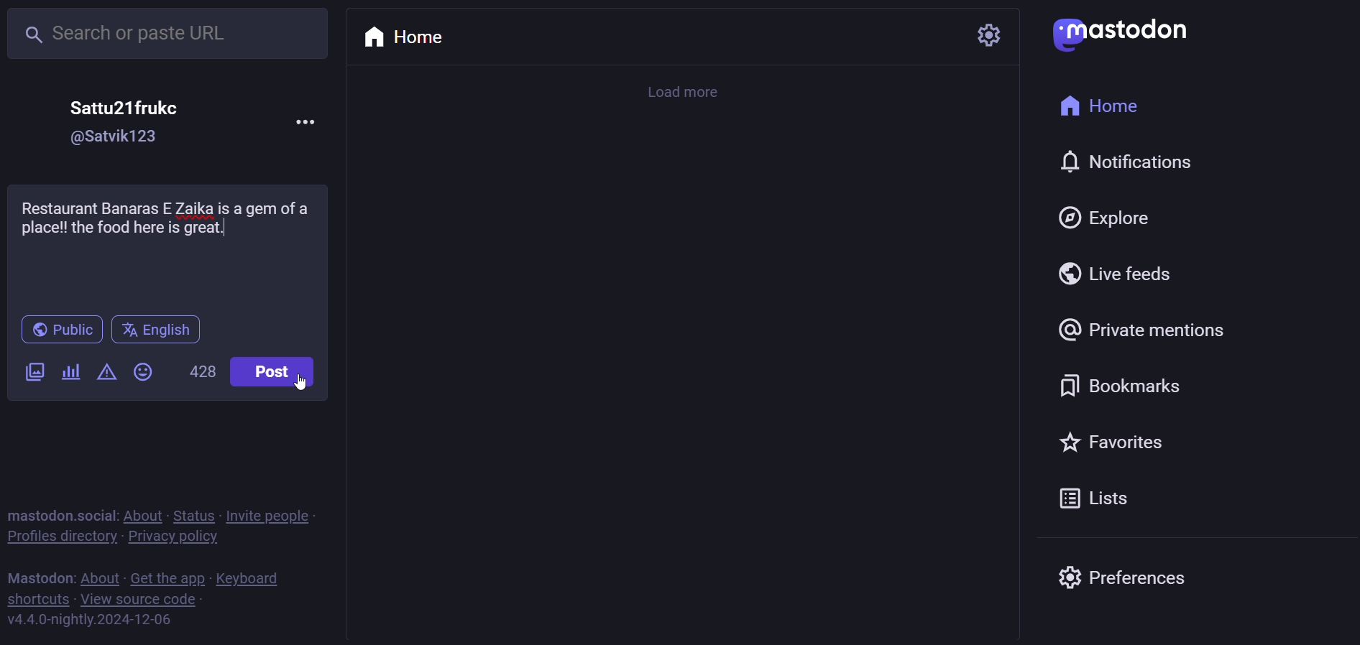 This screenshot has width=1360, height=645. What do you see at coordinates (144, 514) in the screenshot?
I see `About` at bounding box center [144, 514].